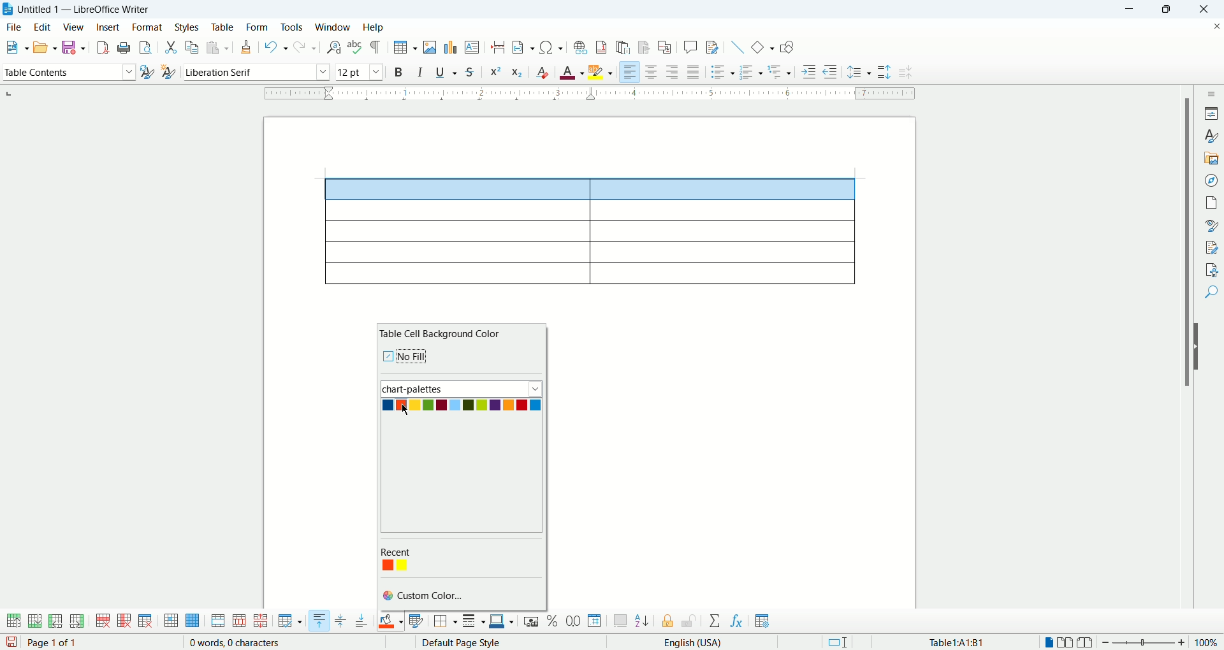 This screenshot has height=650, width=1224. Describe the element at coordinates (335, 27) in the screenshot. I see `window` at that location.